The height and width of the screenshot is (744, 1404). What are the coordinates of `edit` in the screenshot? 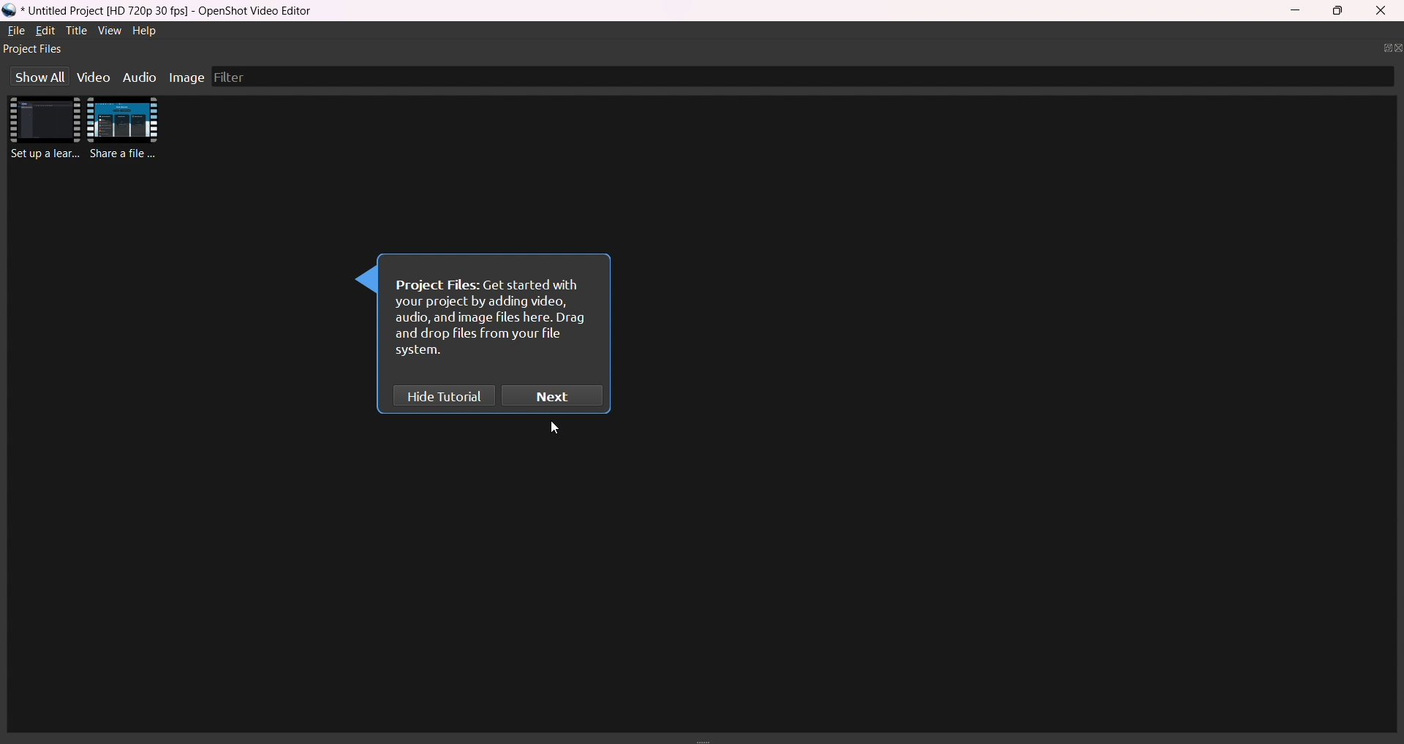 It's located at (44, 31).